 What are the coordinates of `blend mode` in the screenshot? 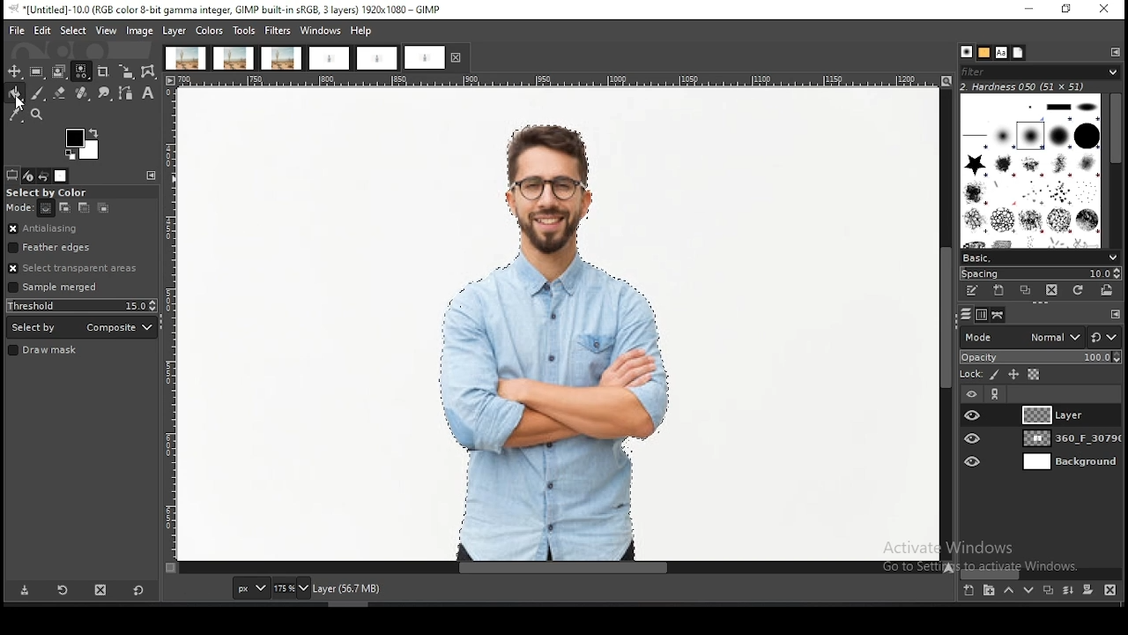 It's located at (1021, 337).